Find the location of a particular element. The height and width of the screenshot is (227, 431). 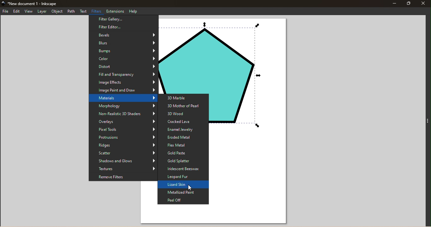

3D Mother of Pearl is located at coordinates (184, 105).